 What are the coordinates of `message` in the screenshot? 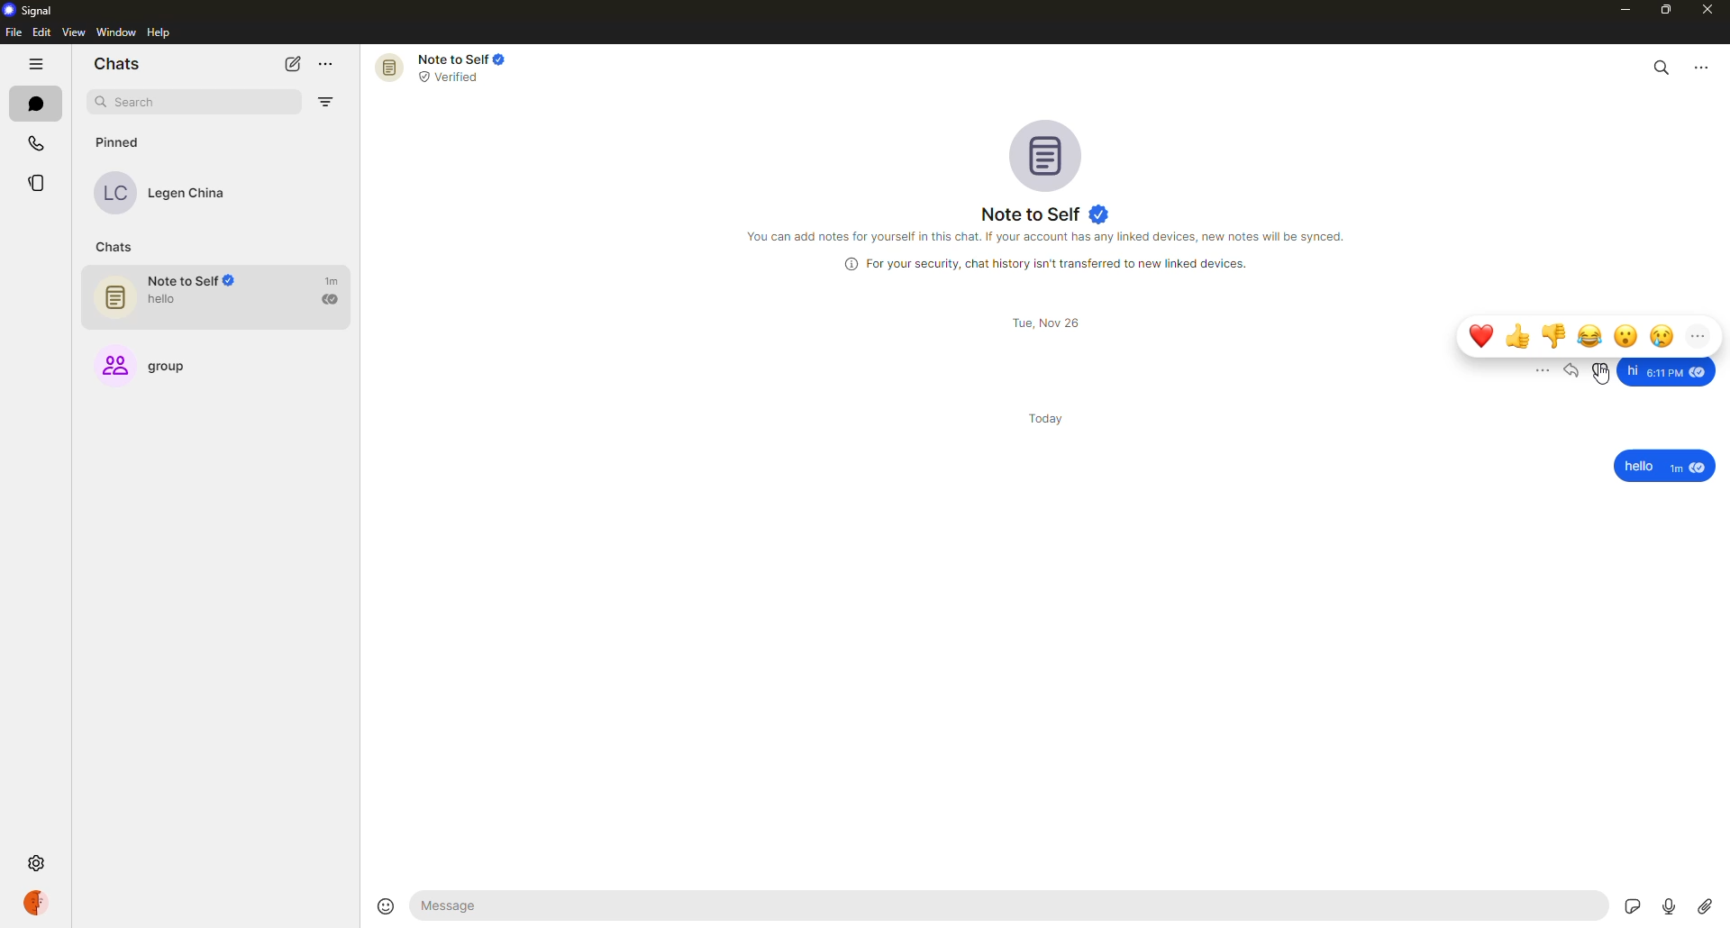 It's located at (568, 906).